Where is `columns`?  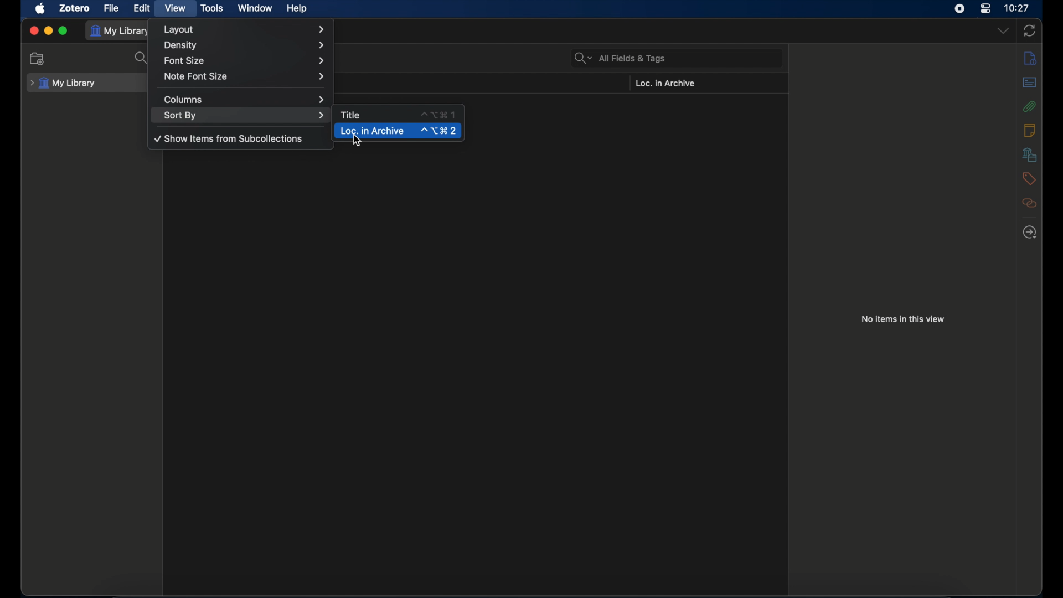 columns is located at coordinates (243, 100).